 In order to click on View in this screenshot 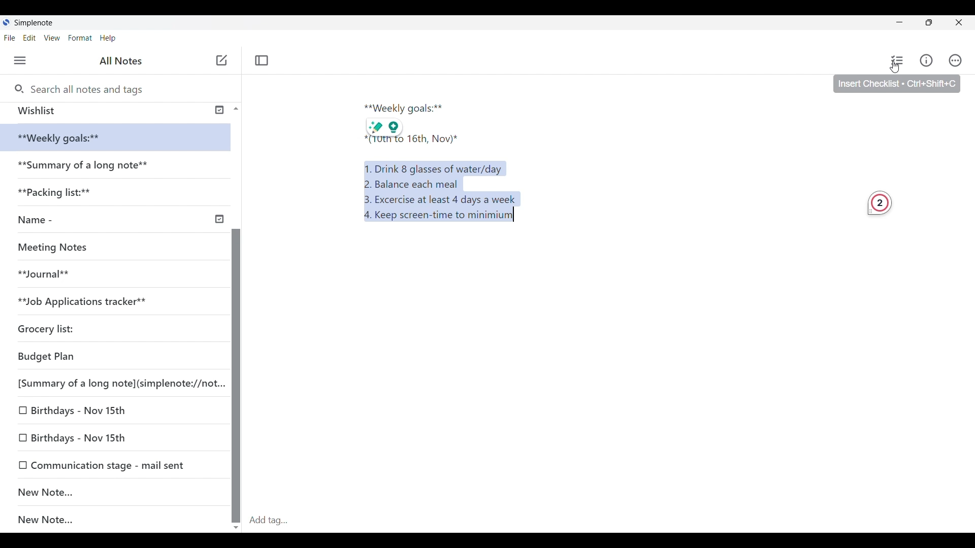, I will do `click(53, 39)`.